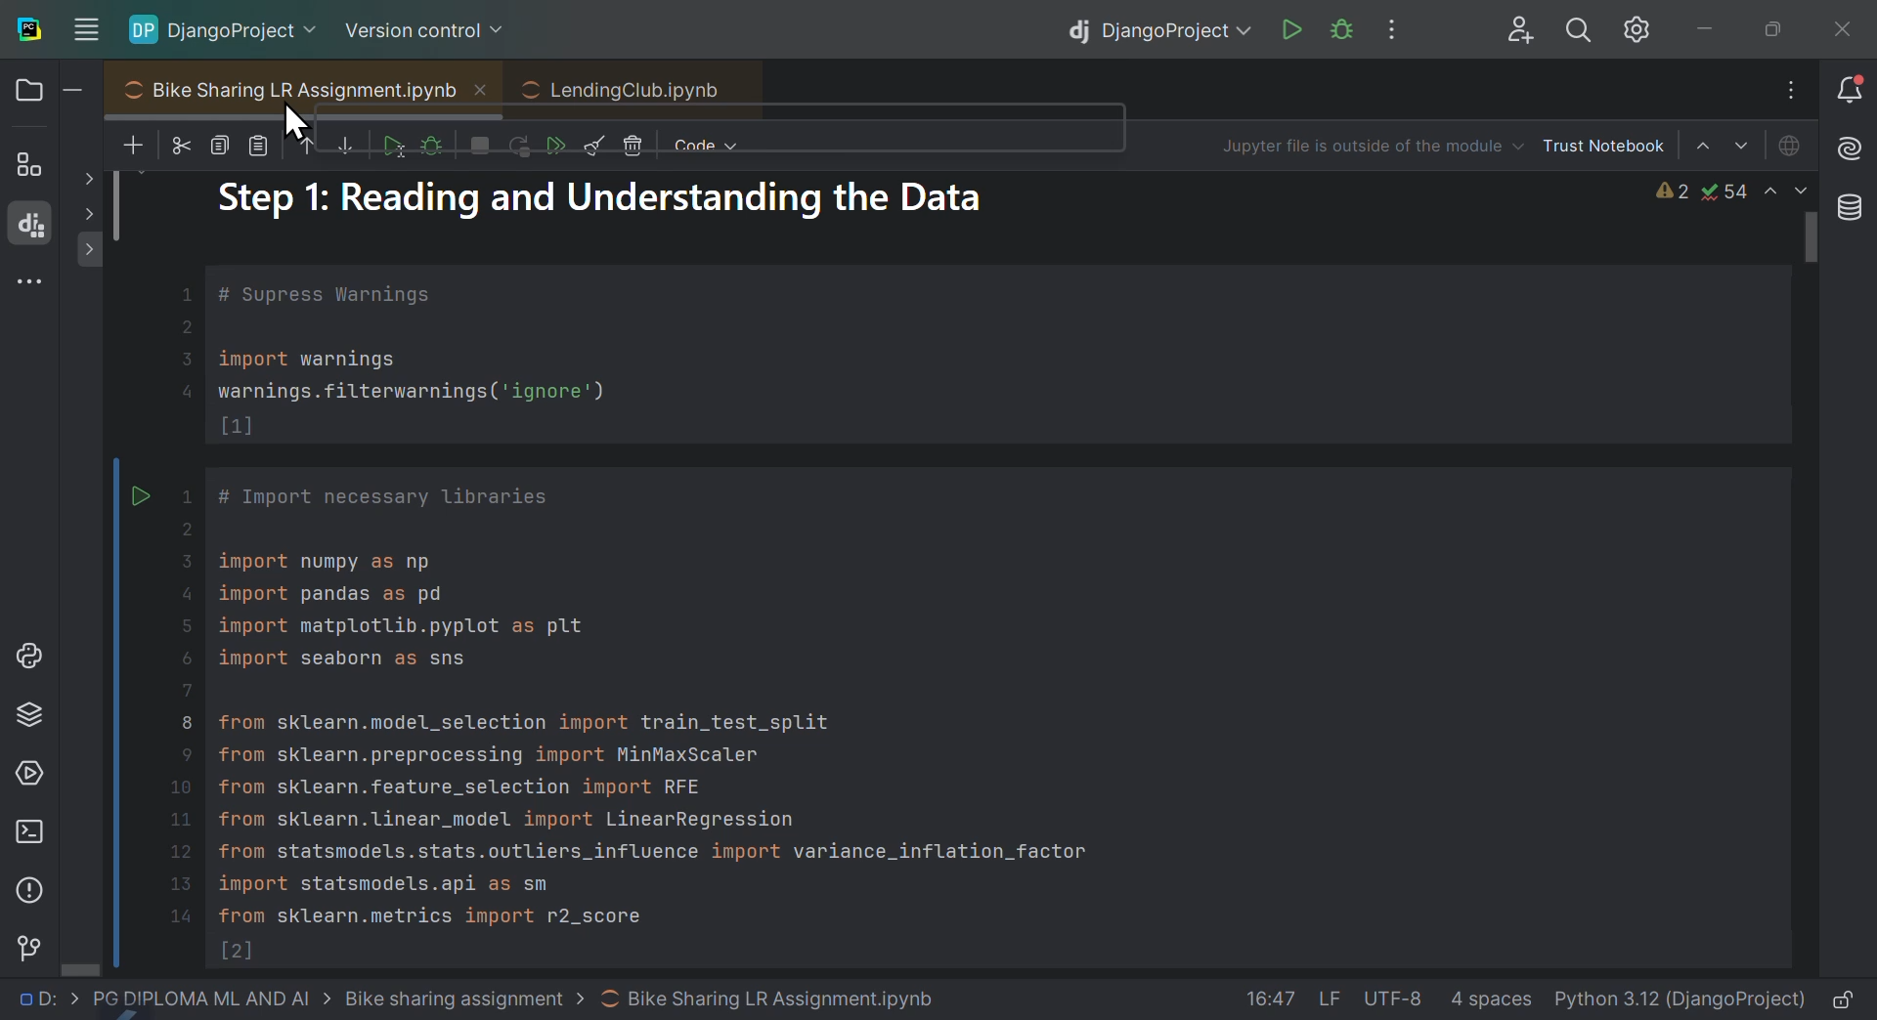 The width and height of the screenshot is (1877, 1020). Describe the element at coordinates (35, 285) in the screenshot. I see `More windows tools` at that location.